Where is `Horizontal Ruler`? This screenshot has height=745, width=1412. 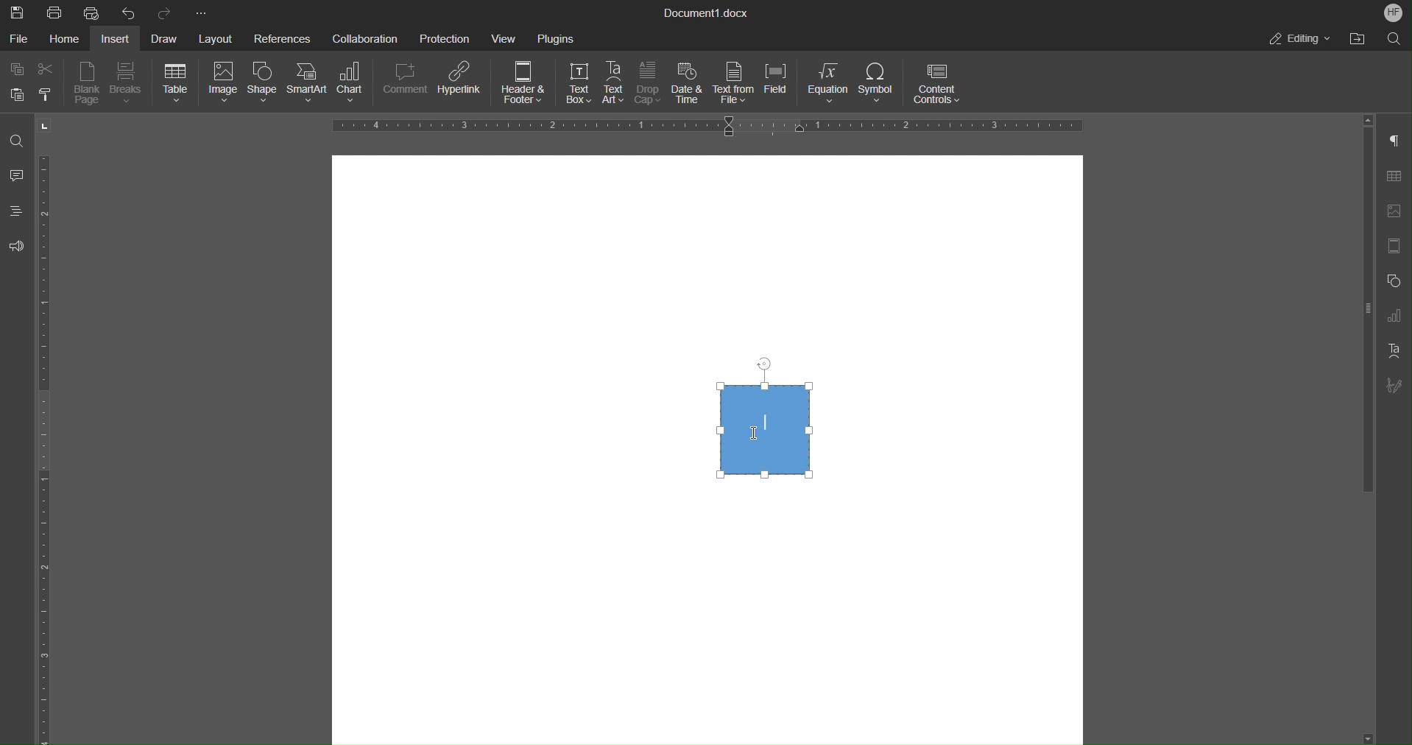
Horizontal Ruler is located at coordinates (50, 448).